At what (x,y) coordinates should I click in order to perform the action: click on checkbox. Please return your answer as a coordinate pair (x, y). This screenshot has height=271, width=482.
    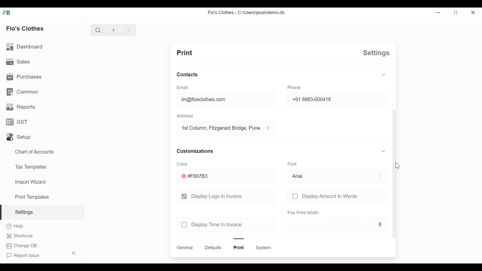
    Looking at the image, I should click on (185, 225).